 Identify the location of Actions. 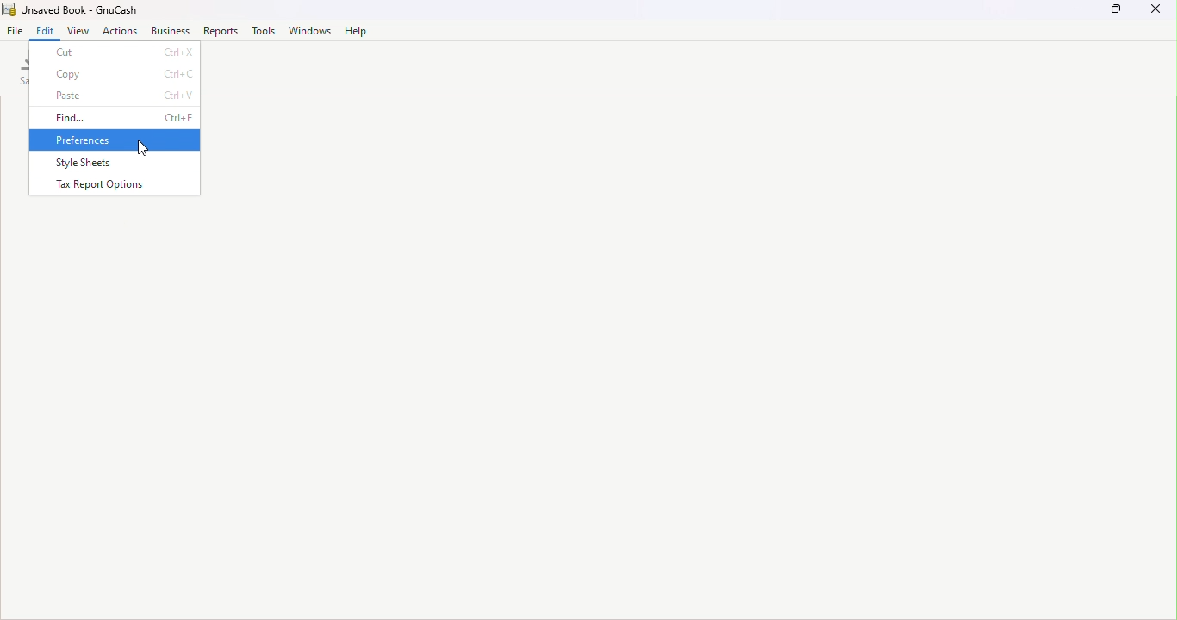
(121, 30).